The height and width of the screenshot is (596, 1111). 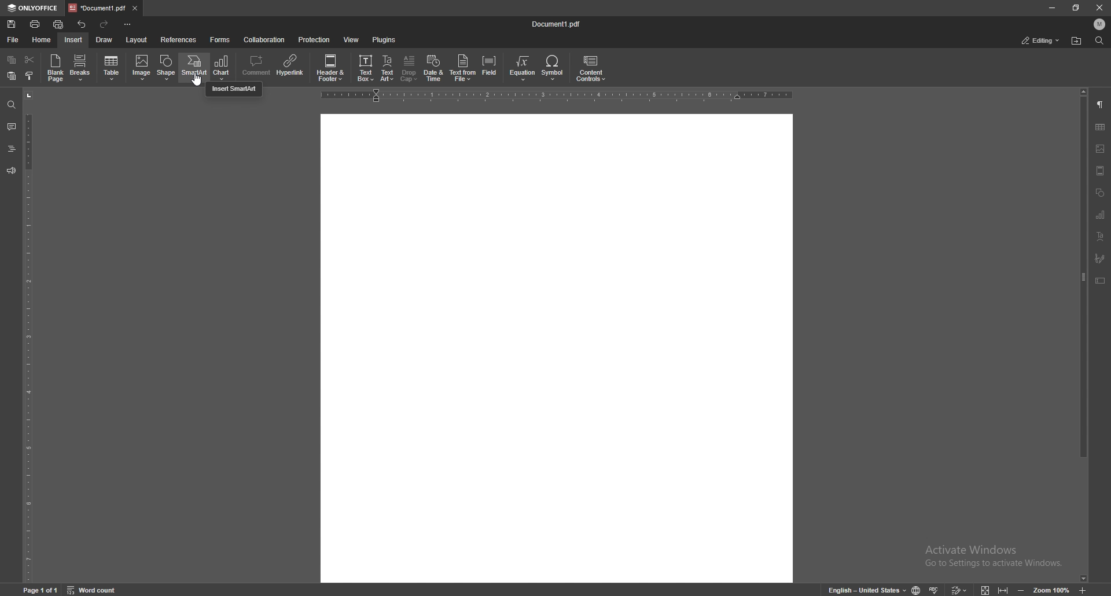 What do you see at coordinates (1003, 590) in the screenshot?
I see `fit to width` at bounding box center [1003, 590].